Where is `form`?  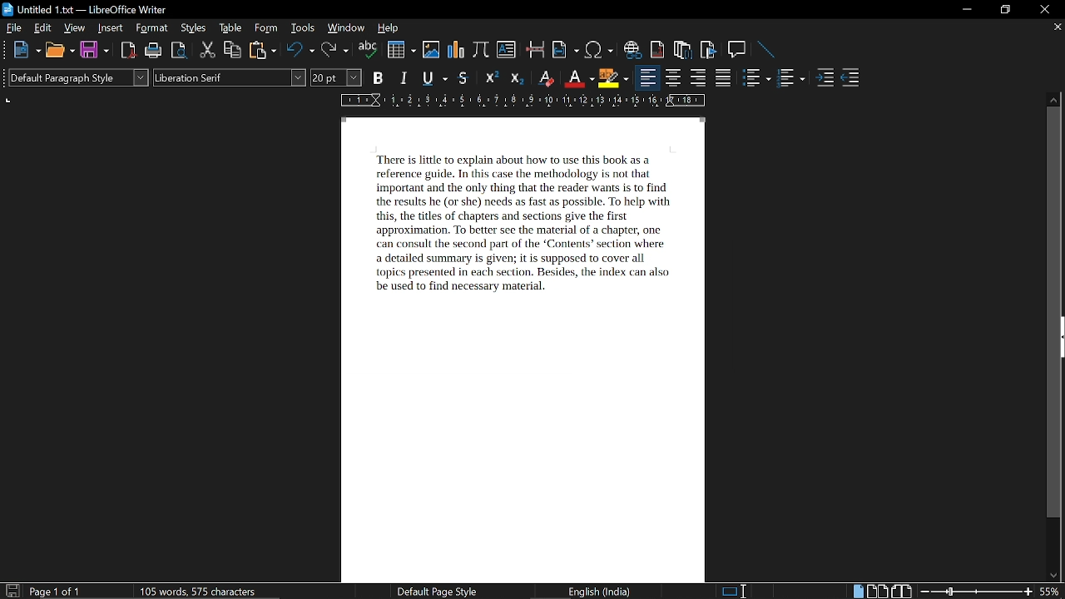 form is located at coordinates (267, 27).